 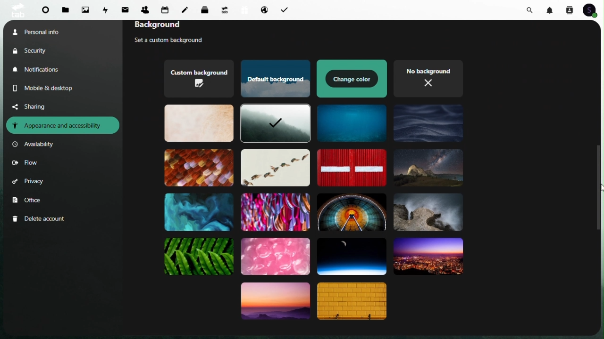 I want to click on Themes, so click(x=428, y=258).